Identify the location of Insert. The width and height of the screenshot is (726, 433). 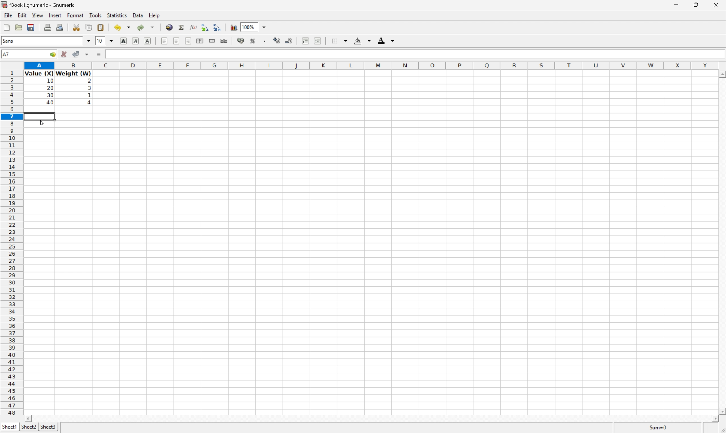
(55, 15).